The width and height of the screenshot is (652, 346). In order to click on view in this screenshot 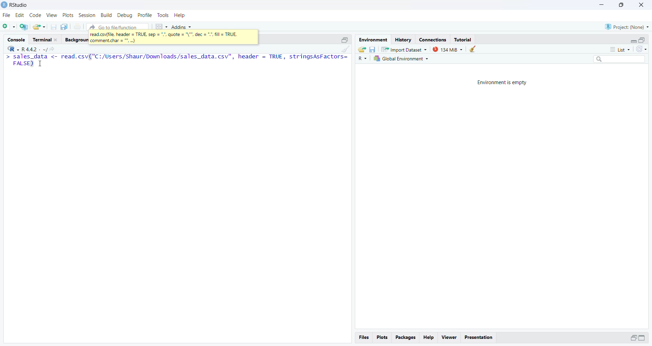, I will do `click(53, 15)`.